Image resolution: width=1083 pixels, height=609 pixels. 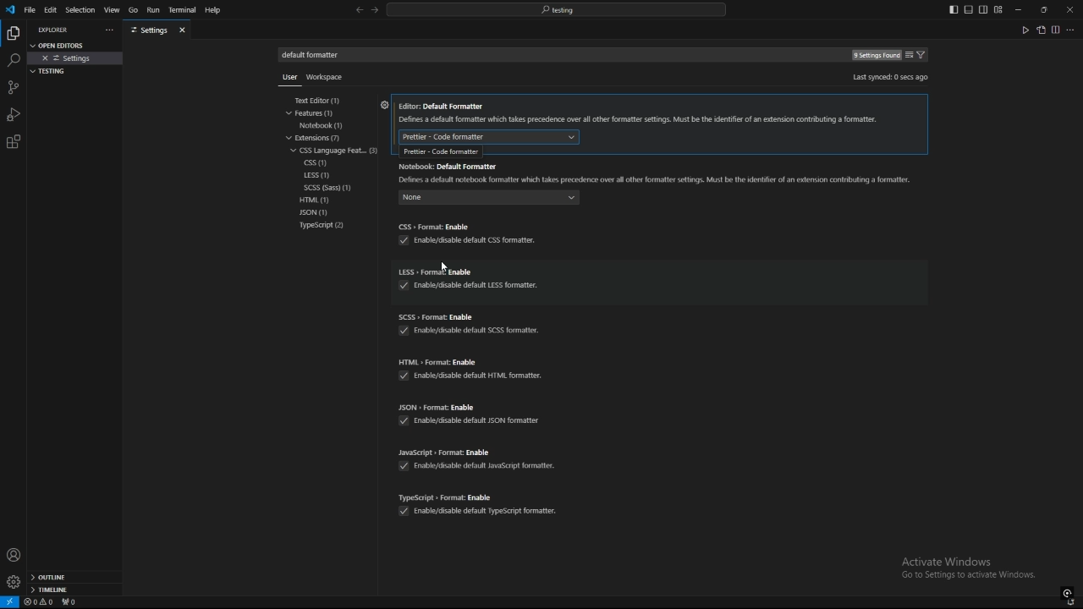 I want to click on more actions, so click(x=107, y=30).